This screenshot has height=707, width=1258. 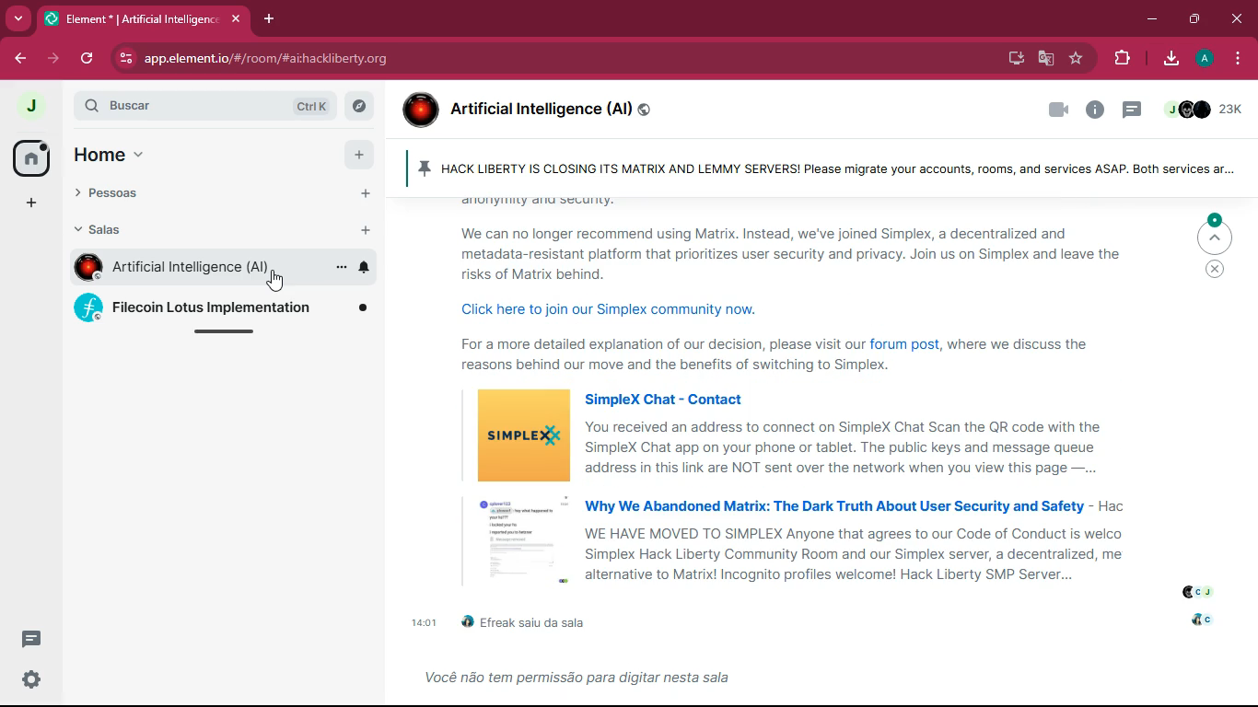 What do you see at coordinates (1239, 18) in the screenshot?
I see `close` at bounding box center [1239, 18].